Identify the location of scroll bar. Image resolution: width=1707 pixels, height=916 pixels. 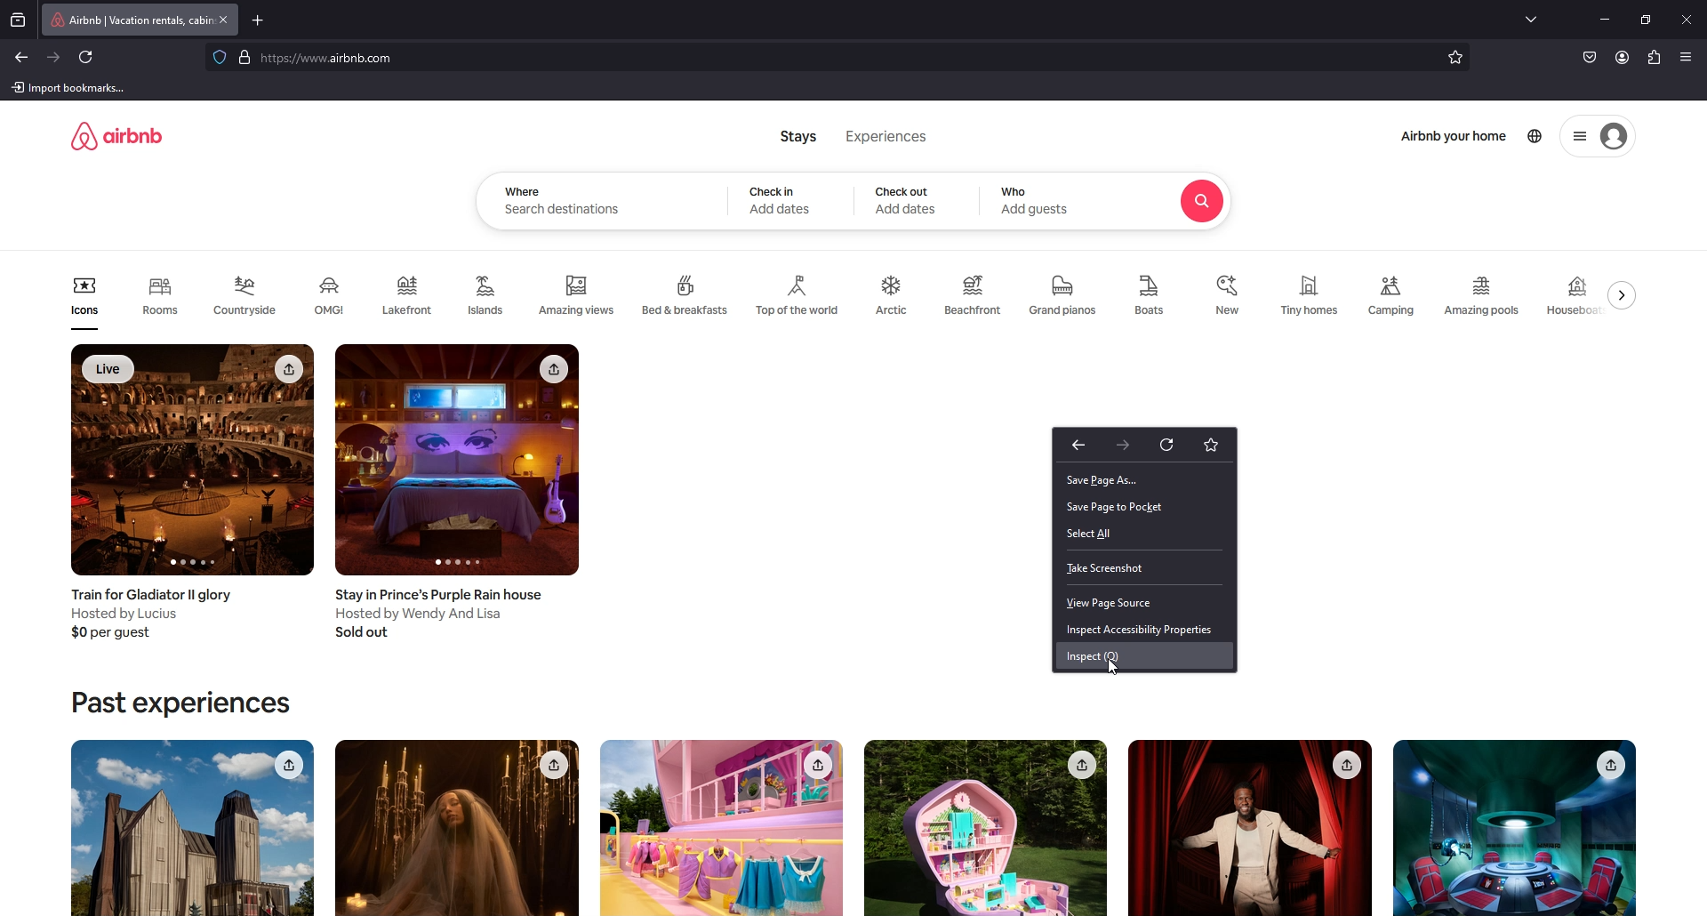
(1696, 203).